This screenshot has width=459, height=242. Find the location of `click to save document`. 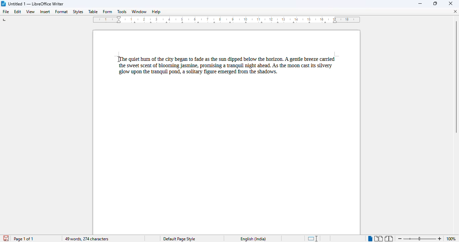

click to save document is located at coordinates (6, 238).